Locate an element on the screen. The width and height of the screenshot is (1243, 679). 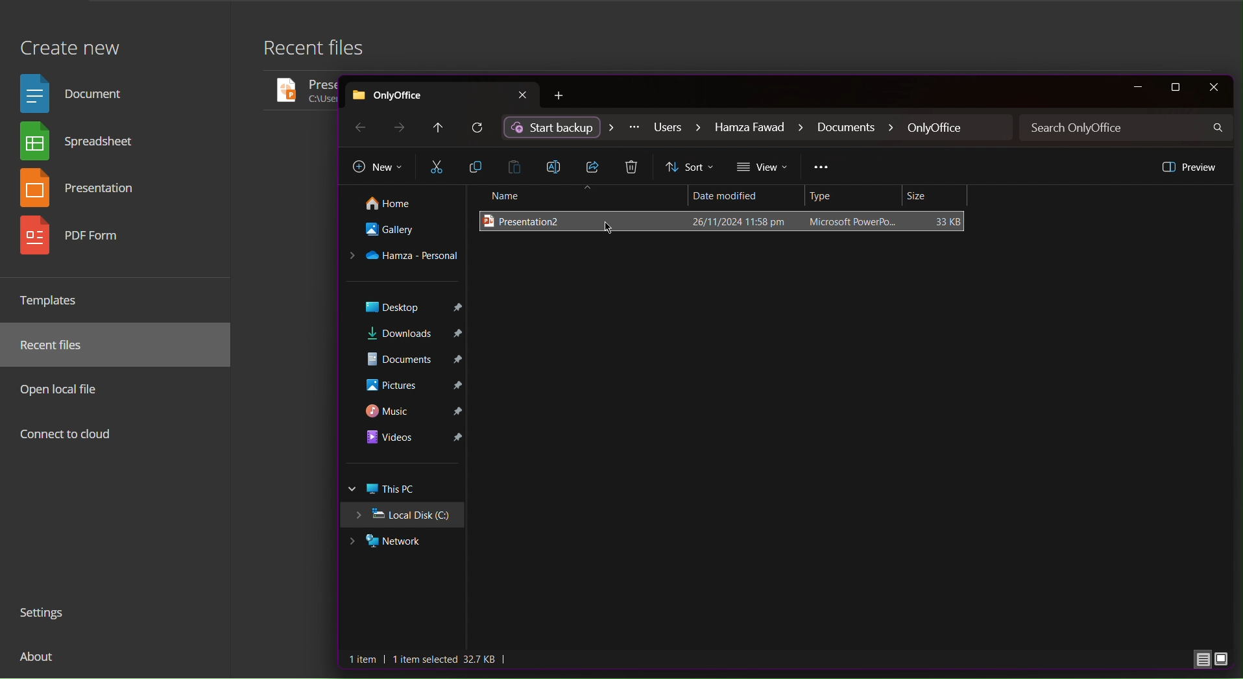
Close is located at coordinates (1213, 88).